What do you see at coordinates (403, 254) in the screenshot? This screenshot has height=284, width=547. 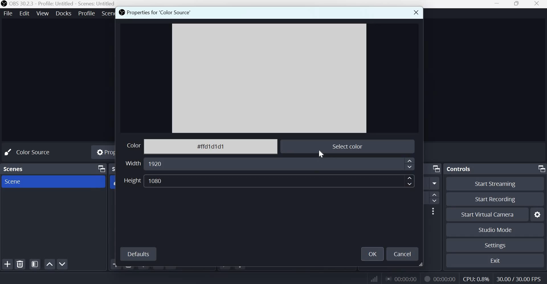 I see `cancel` at bounding box center [403, 254].